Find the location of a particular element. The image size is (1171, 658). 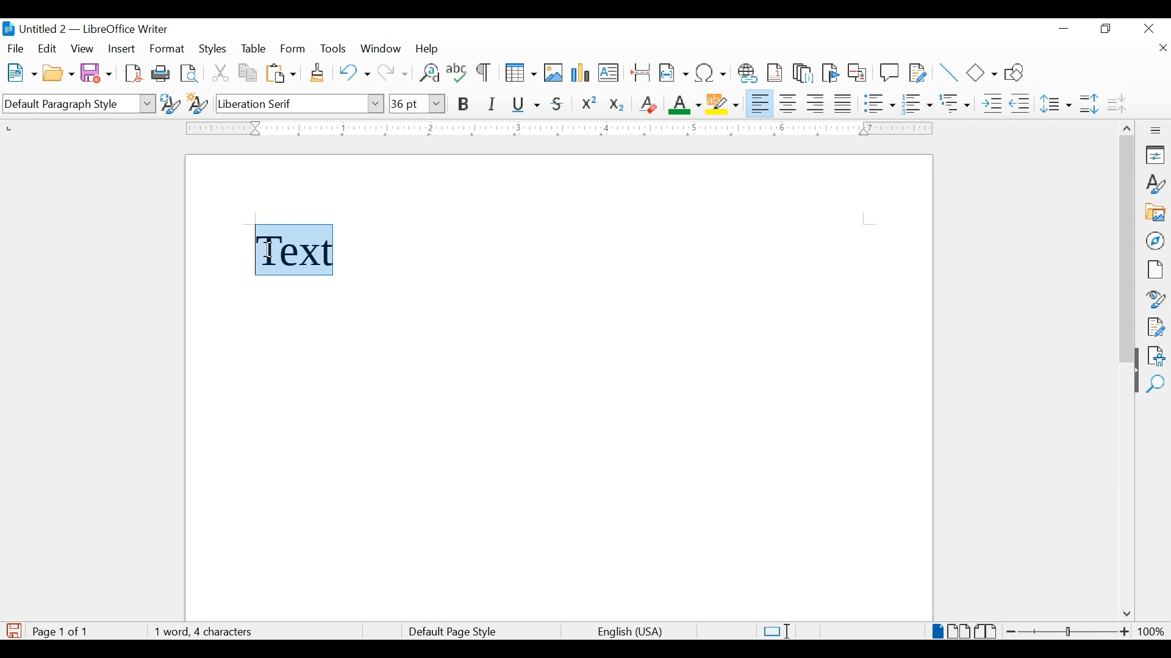

update selected style is located at coordinates (170, 103).